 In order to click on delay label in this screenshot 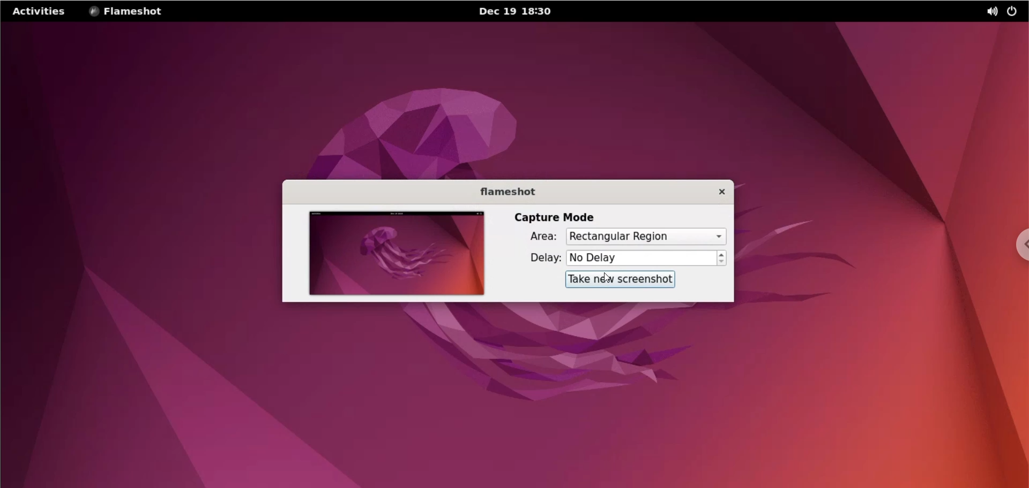, I will do `click(539, 258)`.